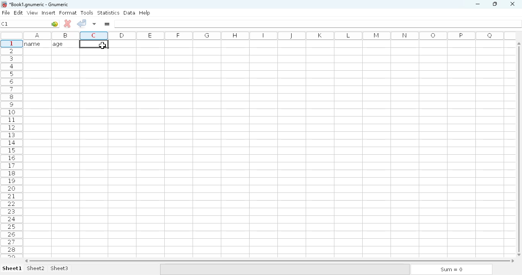 The height and width of the screenshot is (275, 522). What do you see at coordinates (35, 44) in the screenshot?
I see `name (heading)` at bounding box center [35, 44].